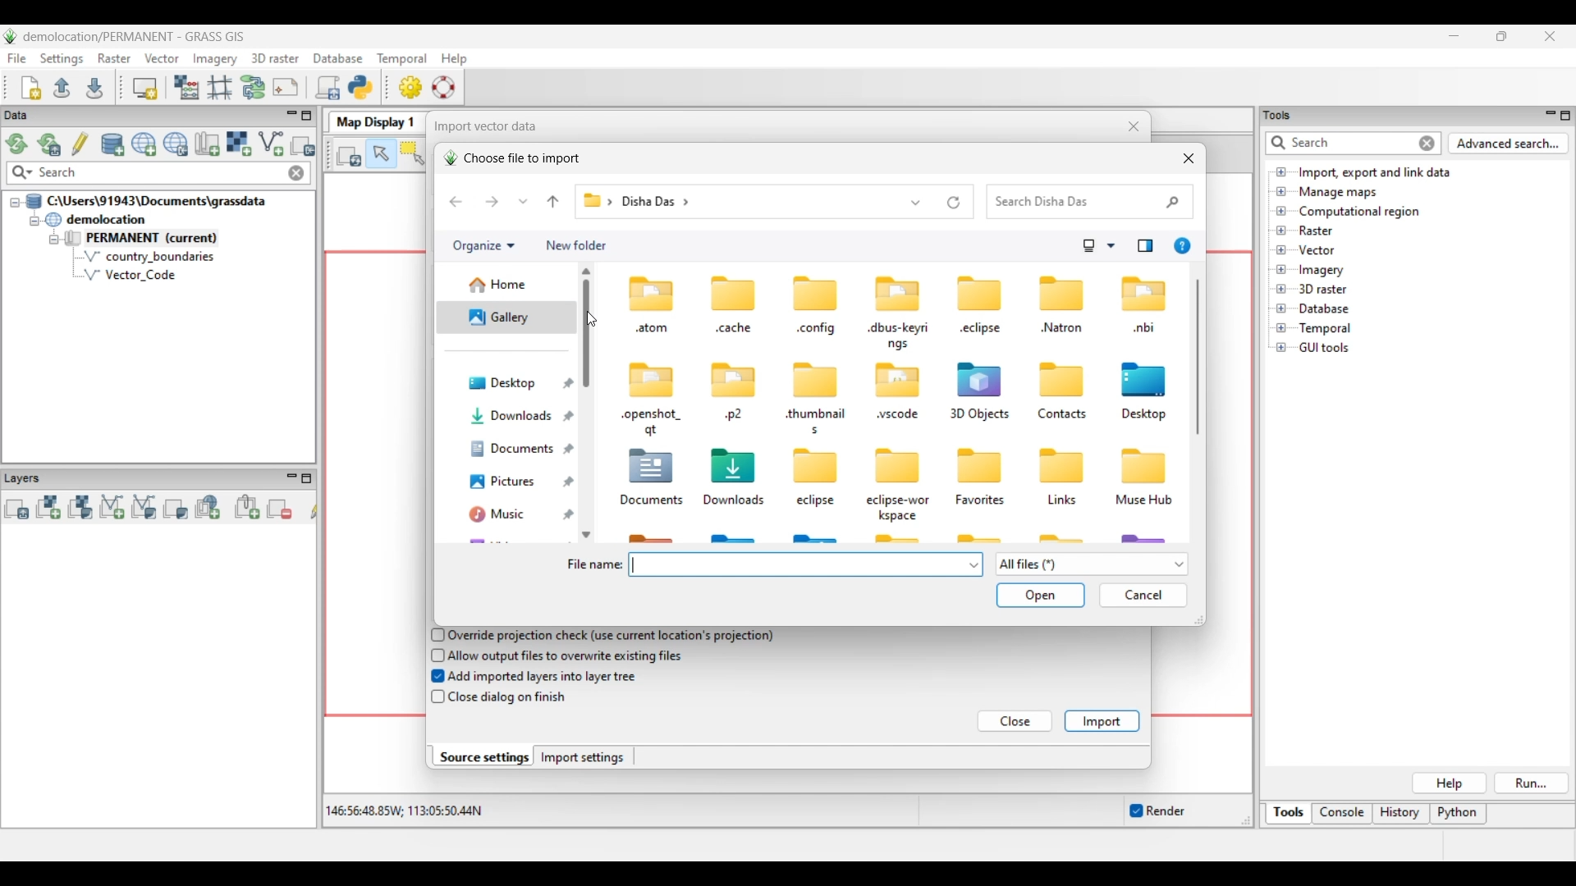  I want to click on tools, so click(1283, 114).